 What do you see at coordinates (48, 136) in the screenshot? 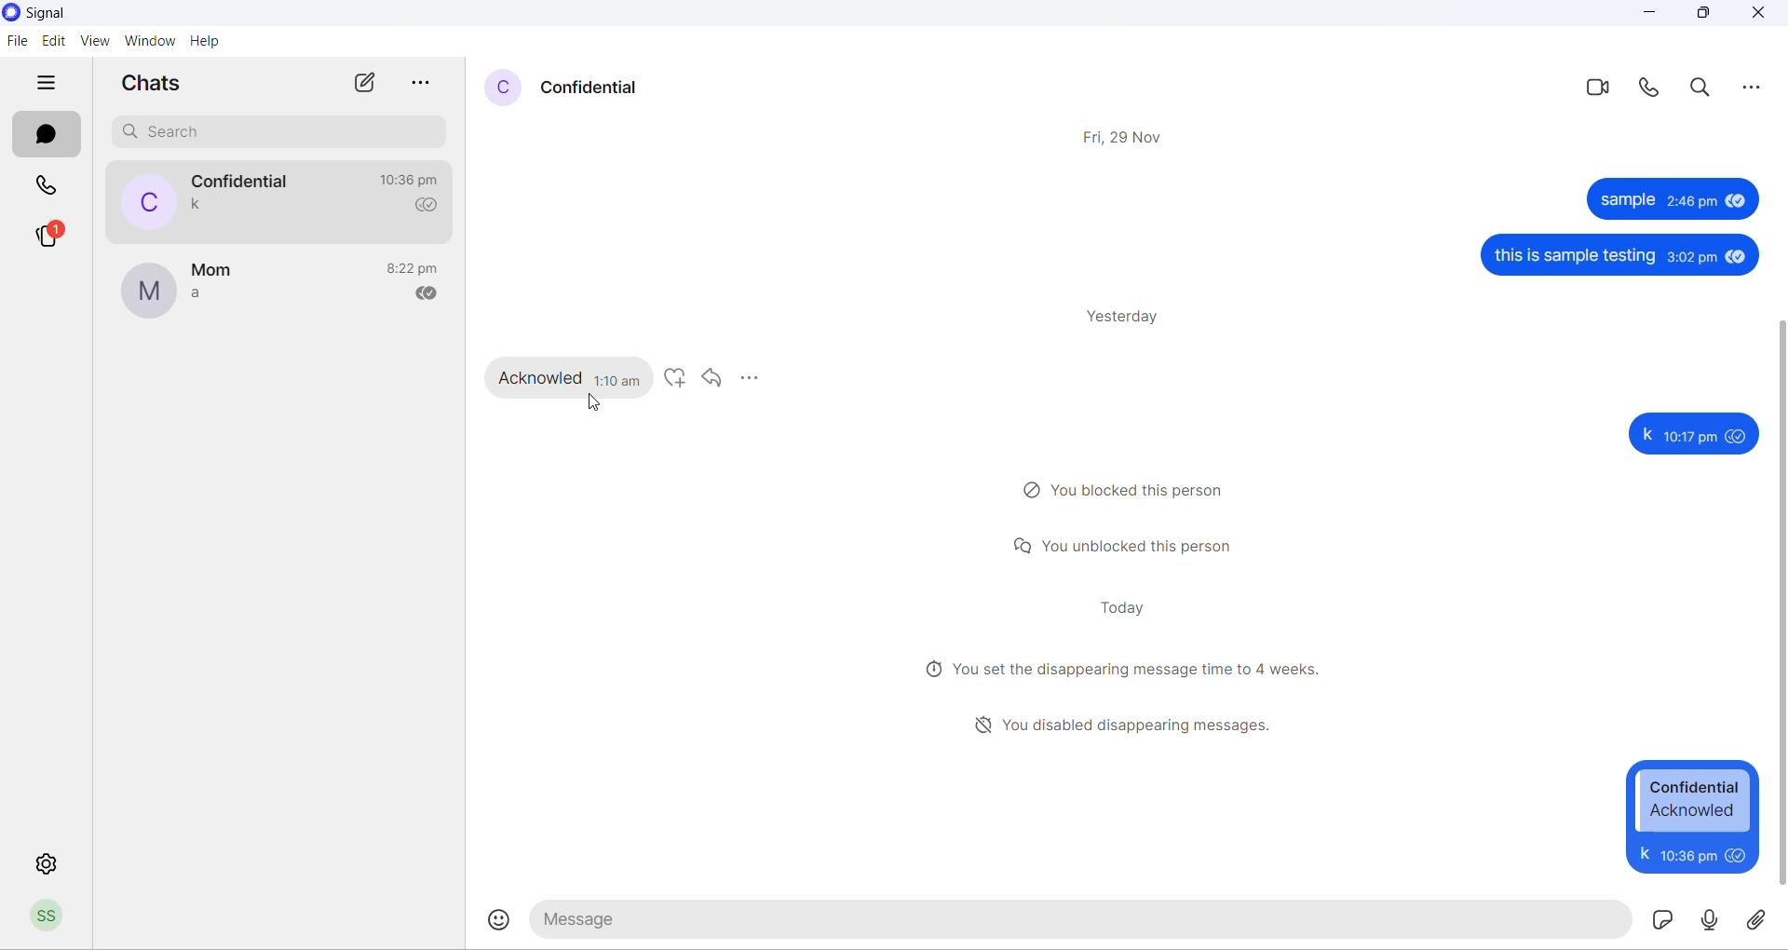
I see `chats` at bounding box center [48, 136].